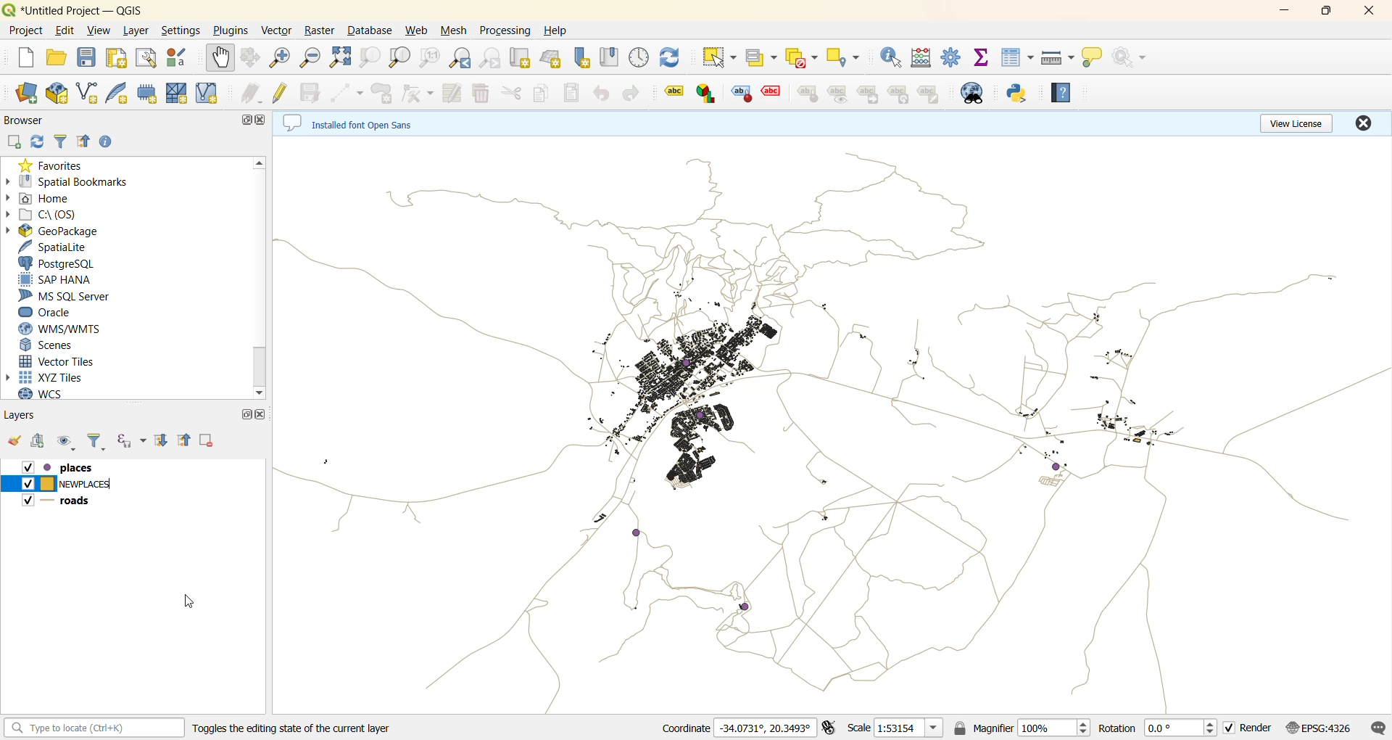  What do you see at coordinates (65, 297) in the screenshot?
I see `ms sql server` at bounding box center [65, 297].